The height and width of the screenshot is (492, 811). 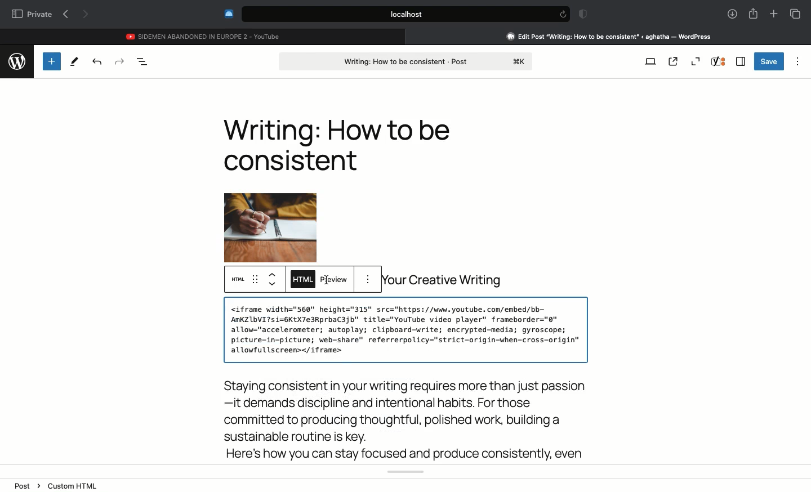 I want to click on View, so click(x=651, y=60).